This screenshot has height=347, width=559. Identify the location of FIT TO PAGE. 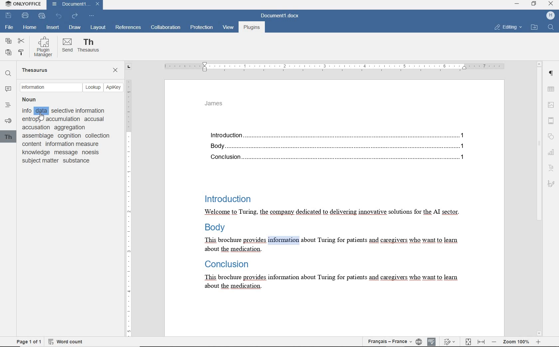
(467, 341).